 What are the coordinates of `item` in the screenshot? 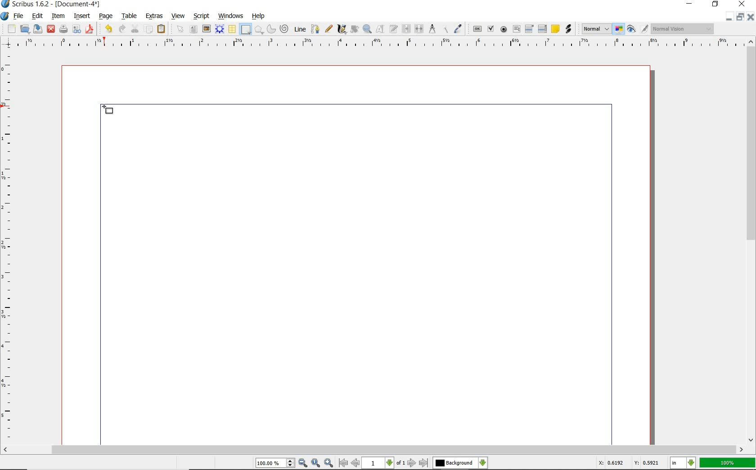 It's located at (58, 16).